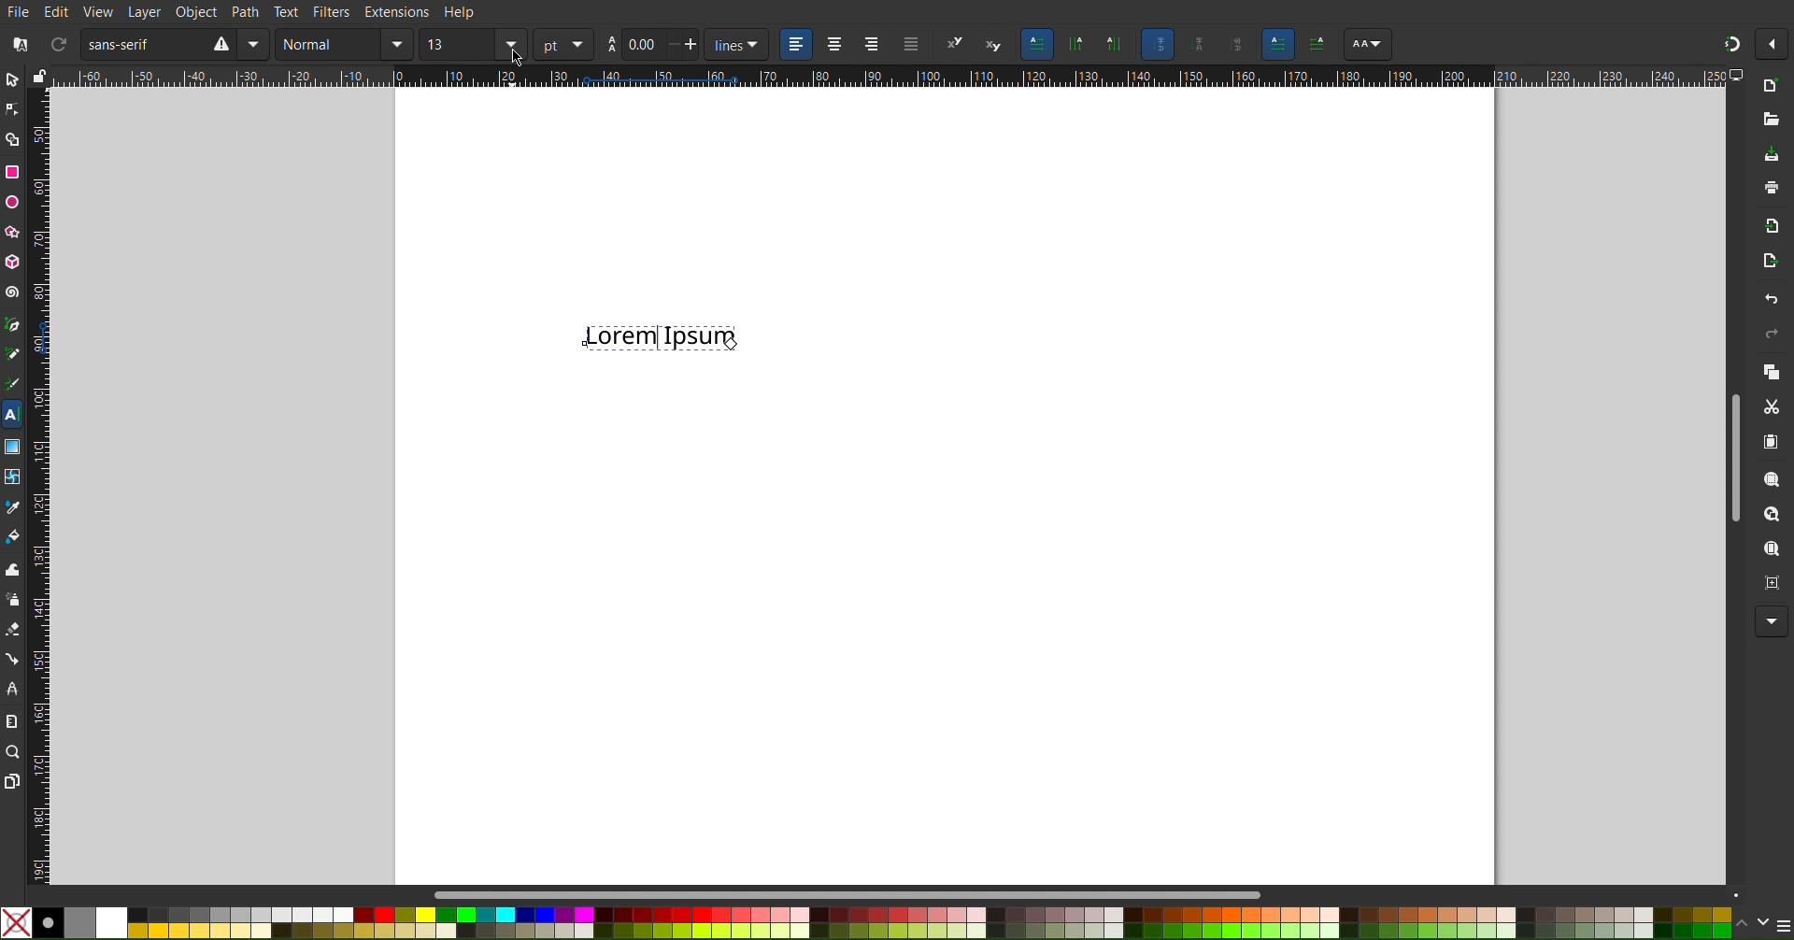  Describe the element at coordinates (1731, 44) in the screenshot. I see `Snapping` at that location.